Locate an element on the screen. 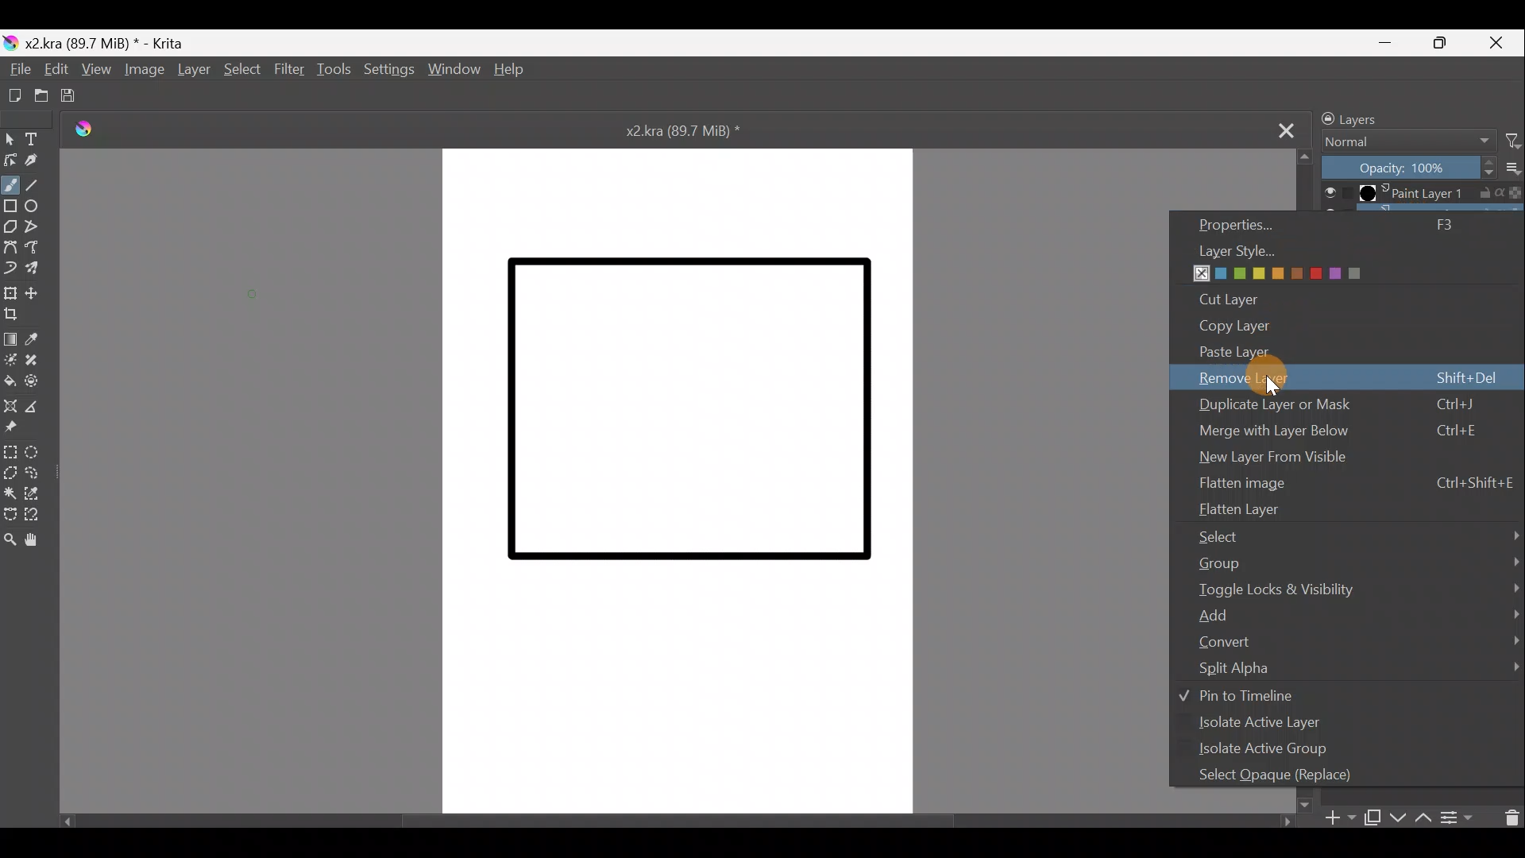  Group is located at coordinates (1358, 562).